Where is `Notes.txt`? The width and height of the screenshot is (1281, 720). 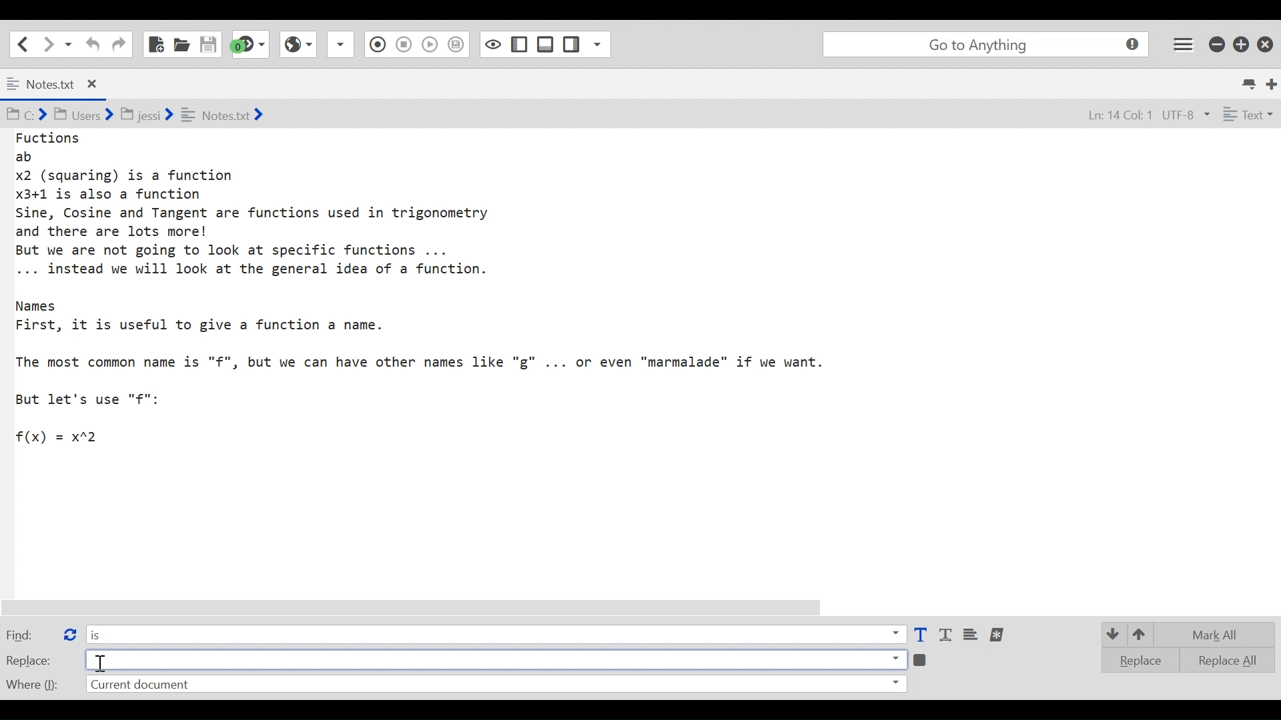
Notes.txt is located at coordinates (63, 85).